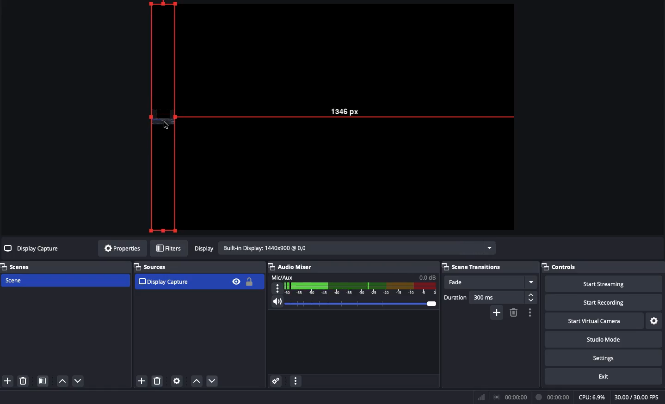 The image size is (665, 404). What do you see at coordinates (604, 283) in the screenshot?
I see `Start streaming` at bounding box center [604, 283].